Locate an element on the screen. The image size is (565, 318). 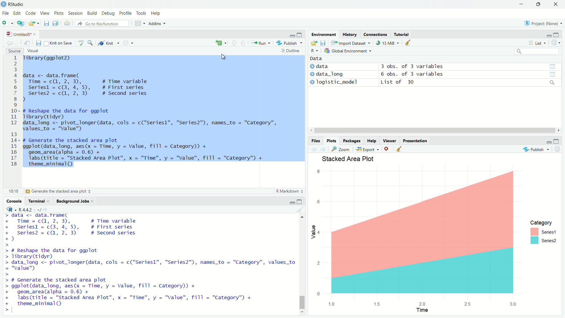
minimise is located at coordinates (547, 35).